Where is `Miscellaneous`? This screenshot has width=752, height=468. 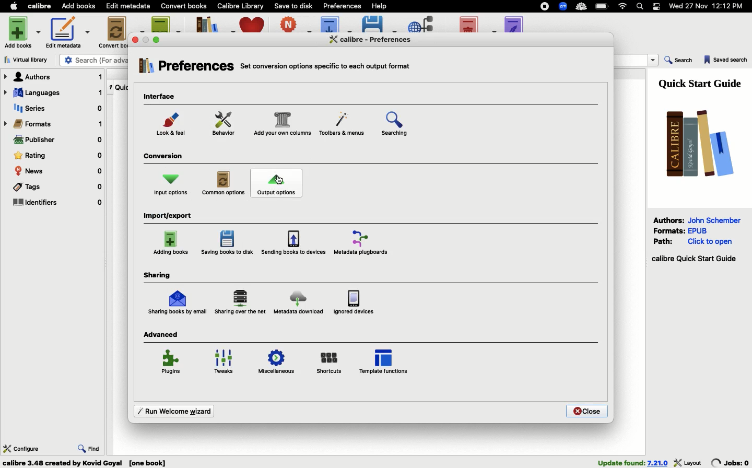 Miscellaneous is located at coordinates (276, 364).